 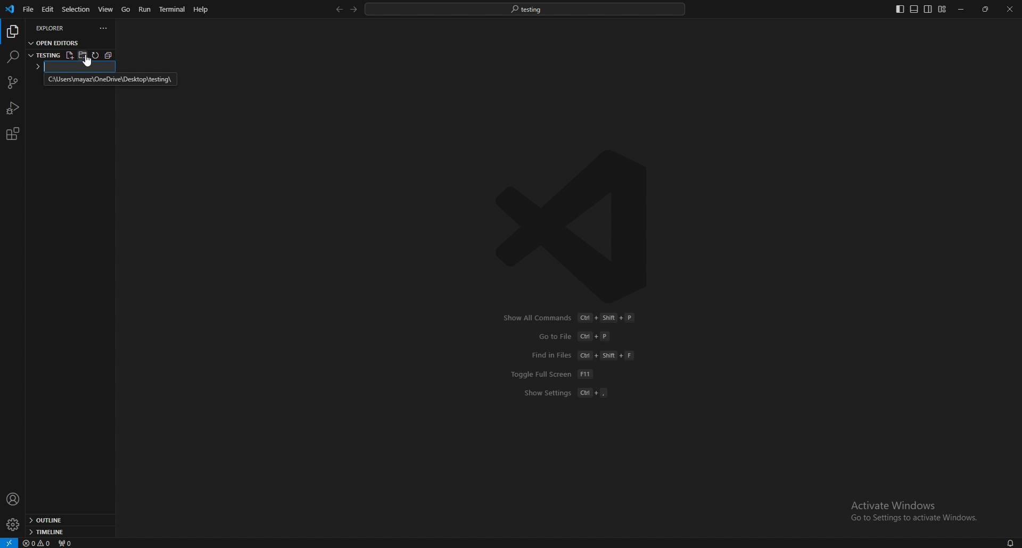 I want to click on search bar, so click(x=525, y=9).